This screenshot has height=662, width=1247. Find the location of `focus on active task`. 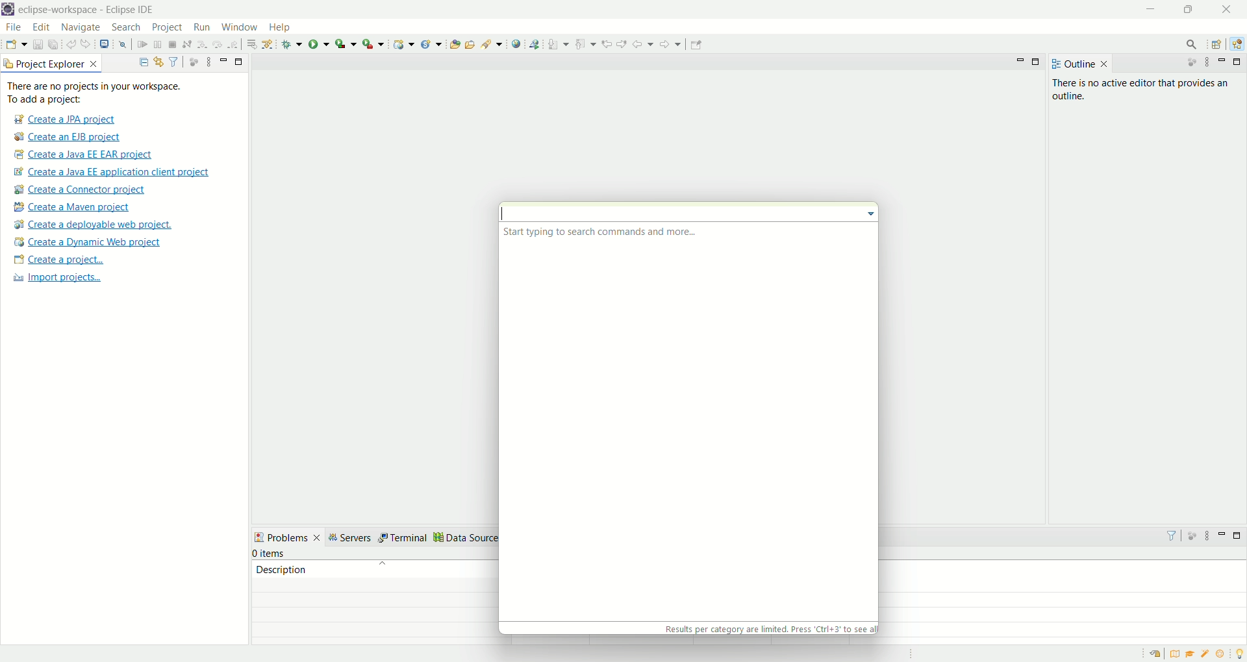

focus on active task is located at coordinates (1190, 61).